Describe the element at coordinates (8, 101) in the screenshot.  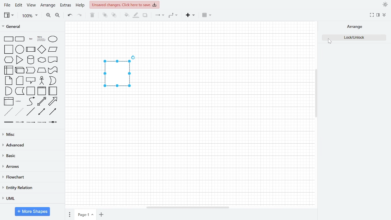
I see `list` at that location.